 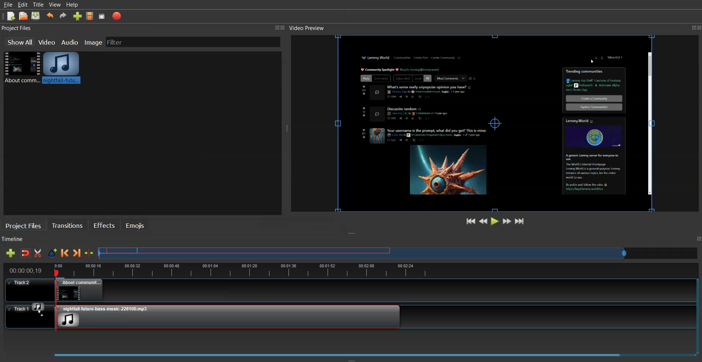 What do you see at coordinates (19, 42) in the screenshot?
I see `Show all` at bounding box center [19, 42].